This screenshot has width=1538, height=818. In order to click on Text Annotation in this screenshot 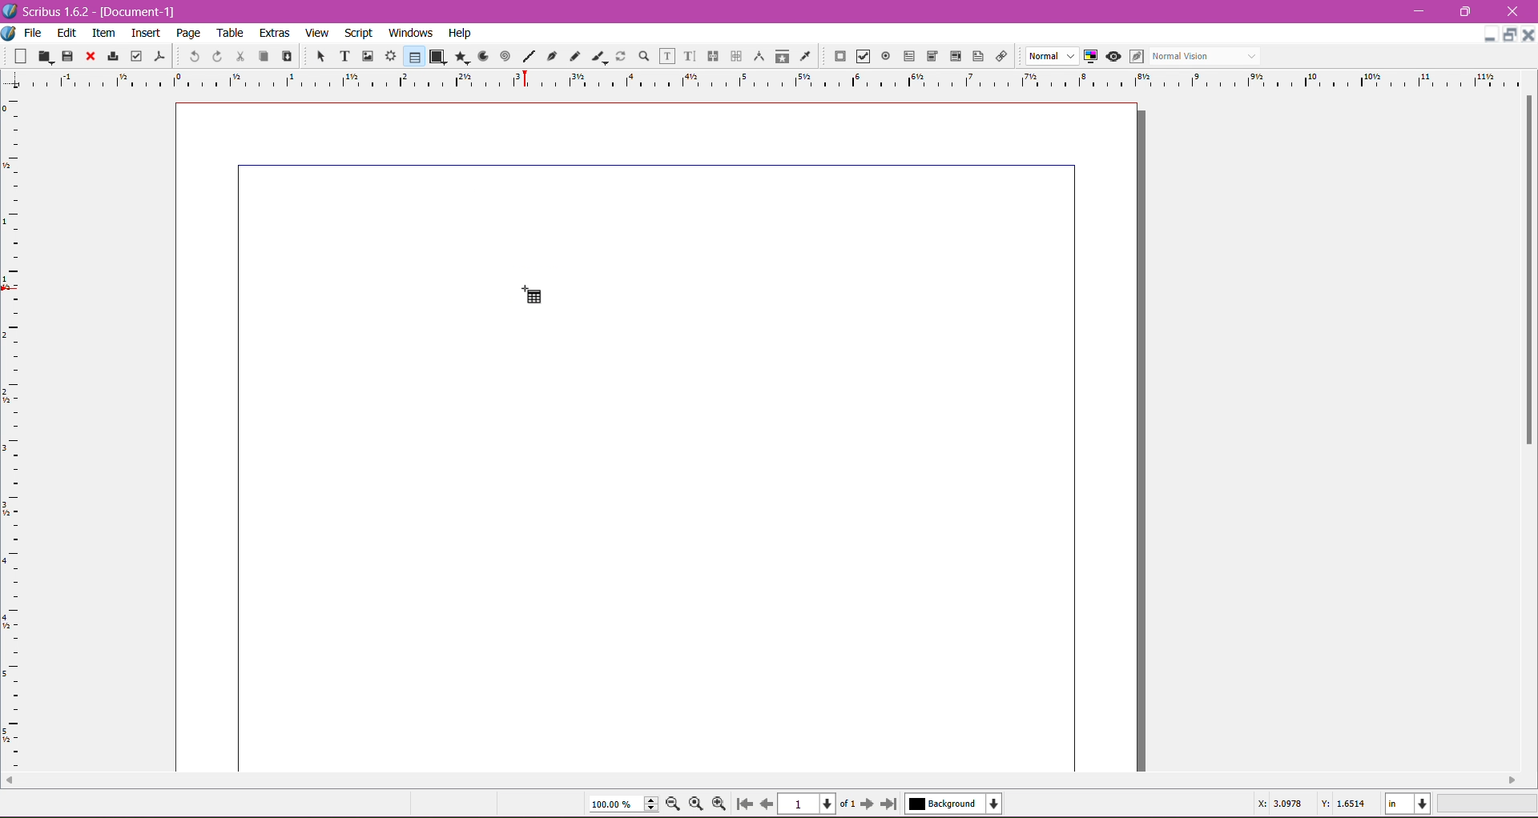, I will do `click(976, 54)`.